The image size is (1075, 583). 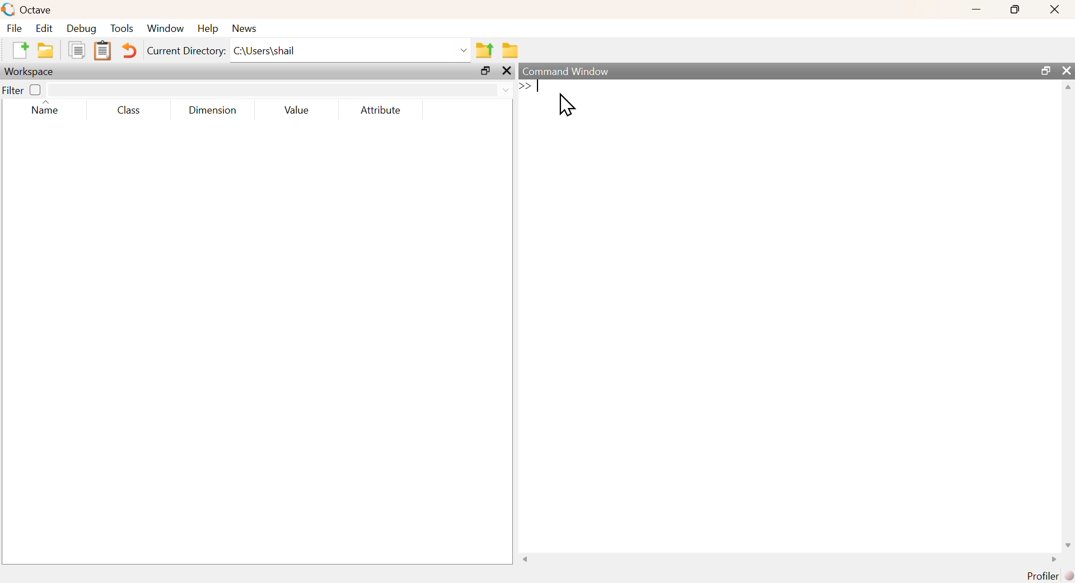 I want to click on Copy, so click(x=77, y=50).